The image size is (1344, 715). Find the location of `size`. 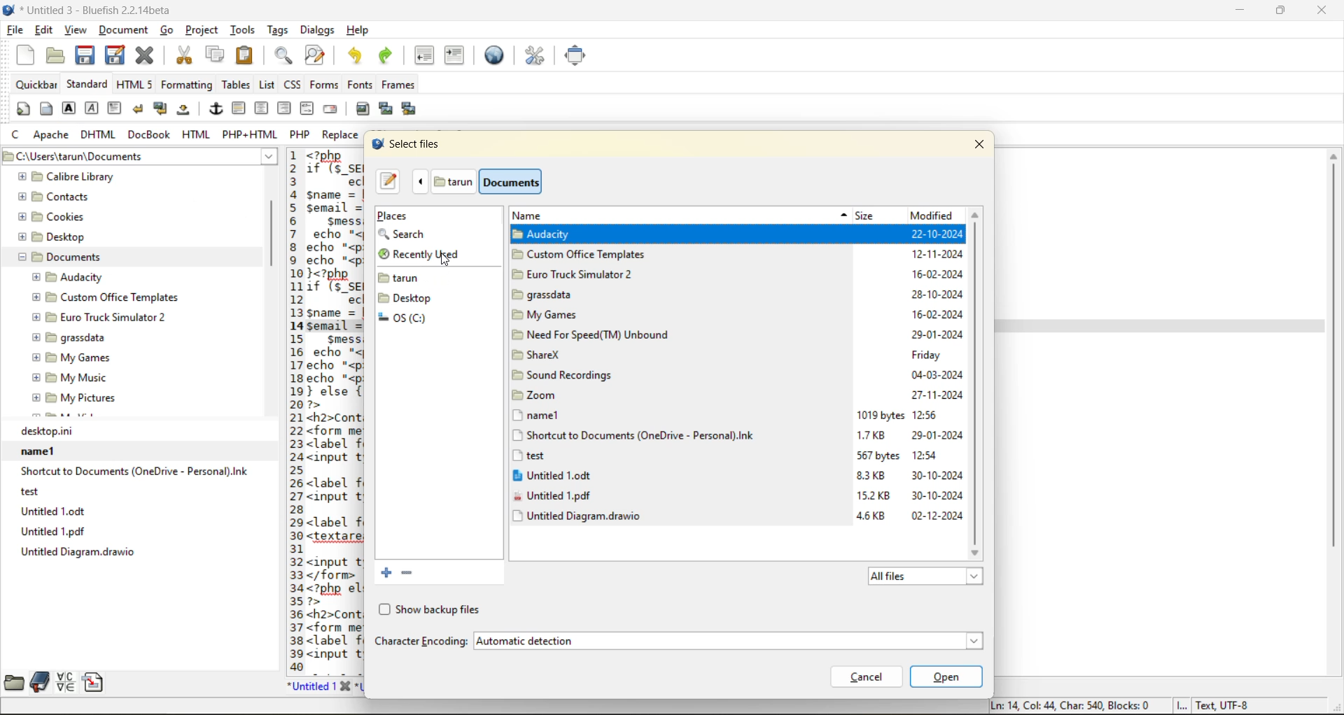

size is located at coordinates (874, 464).